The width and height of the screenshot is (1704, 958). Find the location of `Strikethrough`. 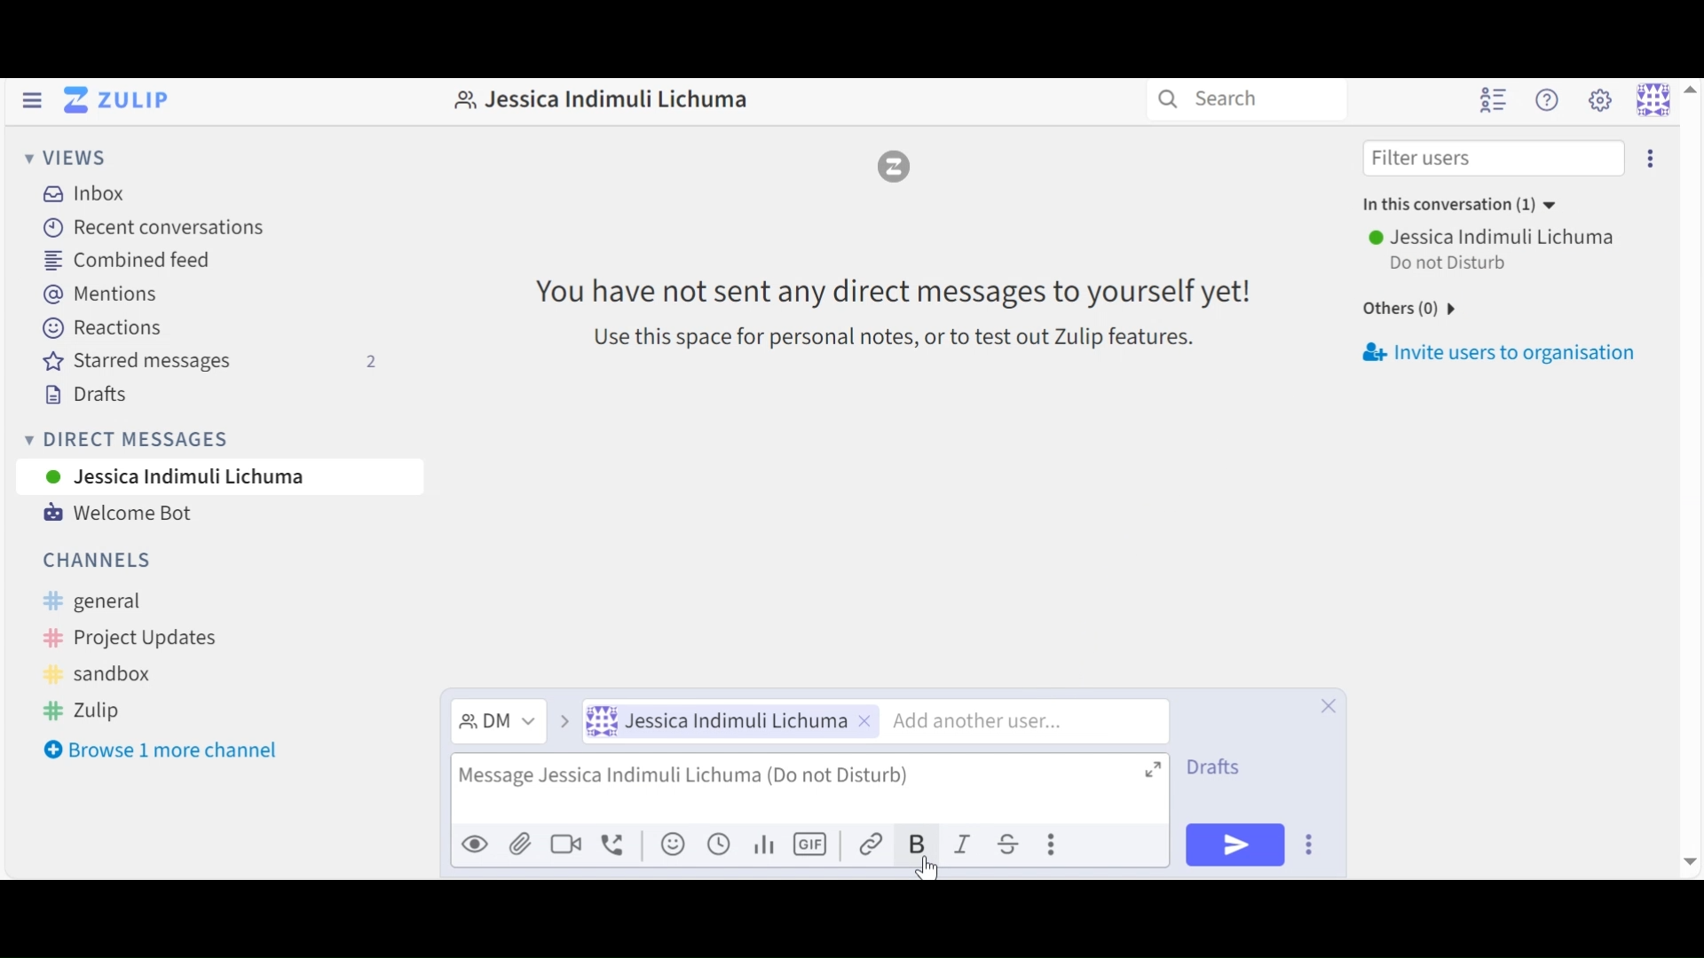

Strikethrough is located at coordinates (1014, 844).